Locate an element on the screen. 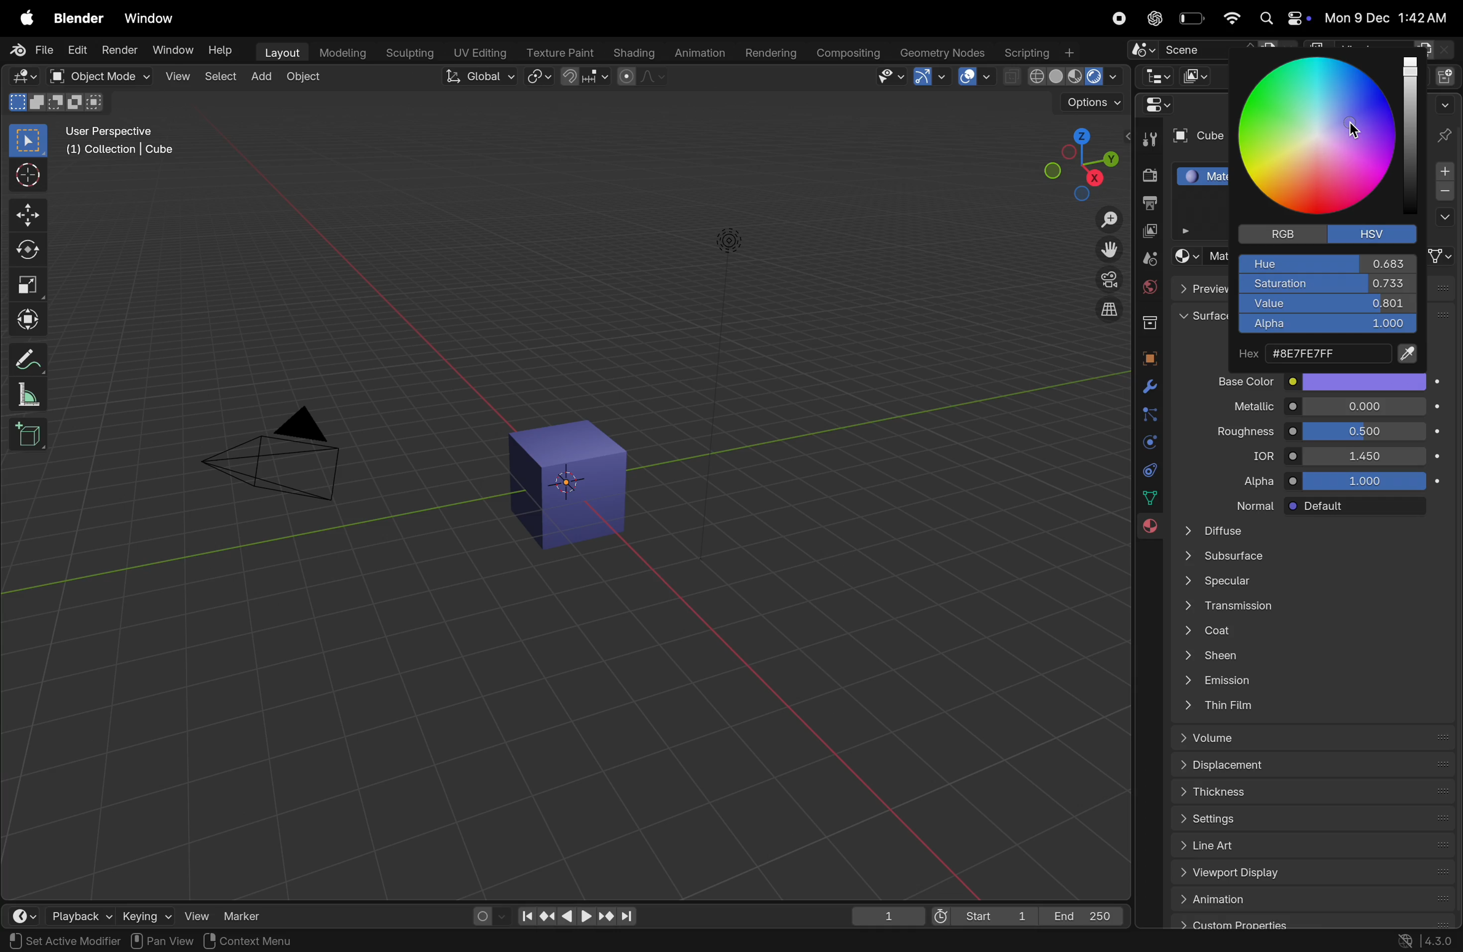 This screenshot has width=1463, height=952. rendering is located at coordinates (771, 54).